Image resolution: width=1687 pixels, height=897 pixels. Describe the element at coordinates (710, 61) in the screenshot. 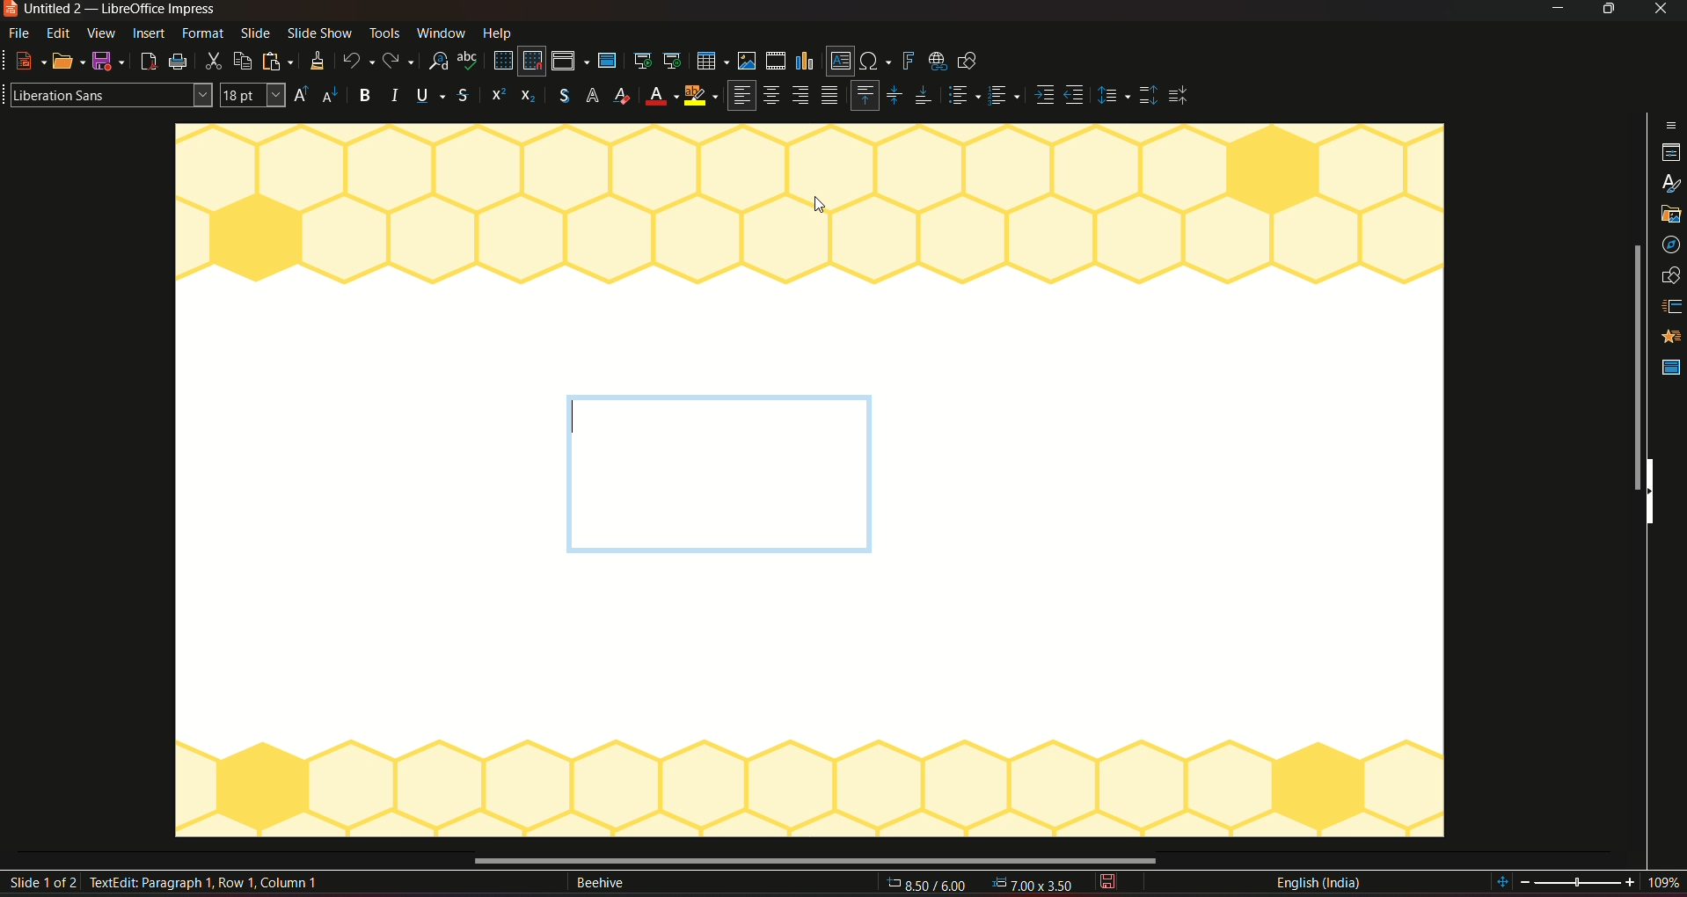

I see `insert table` at that location.